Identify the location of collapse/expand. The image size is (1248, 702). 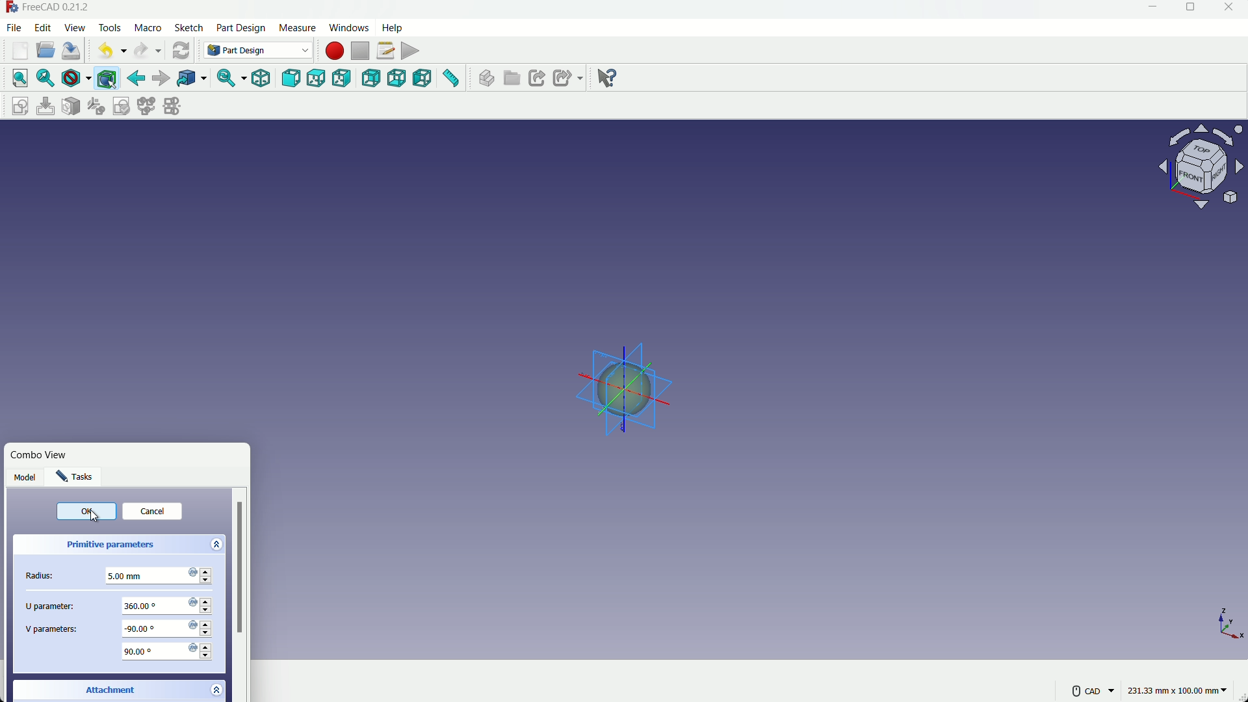
(215, 543).